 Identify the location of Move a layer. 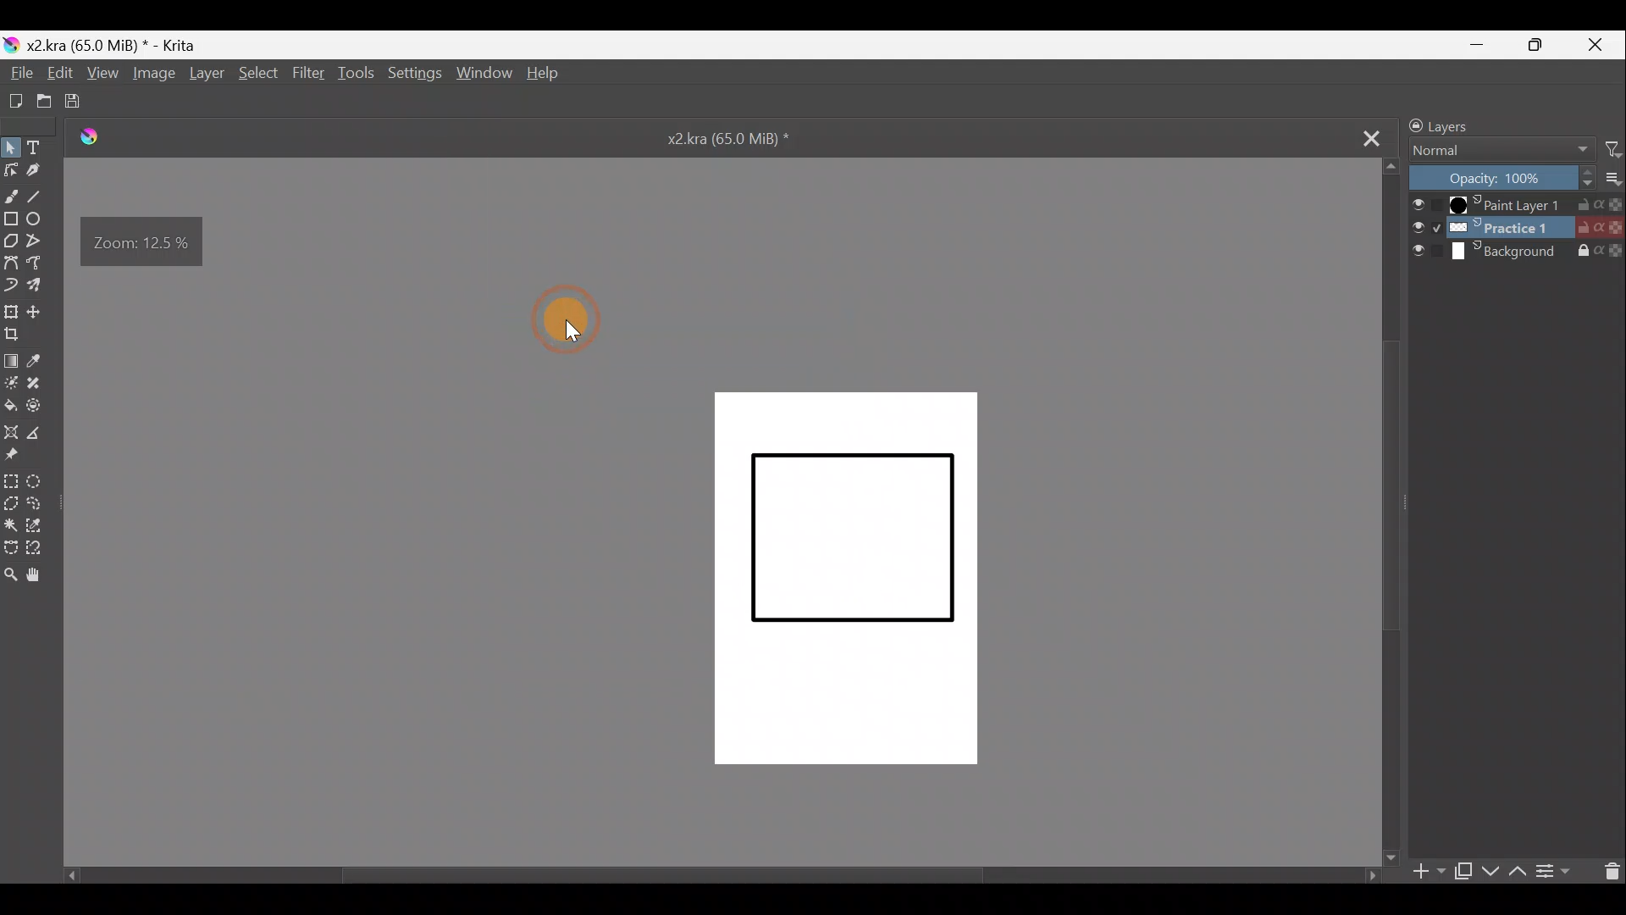
(40, 313).